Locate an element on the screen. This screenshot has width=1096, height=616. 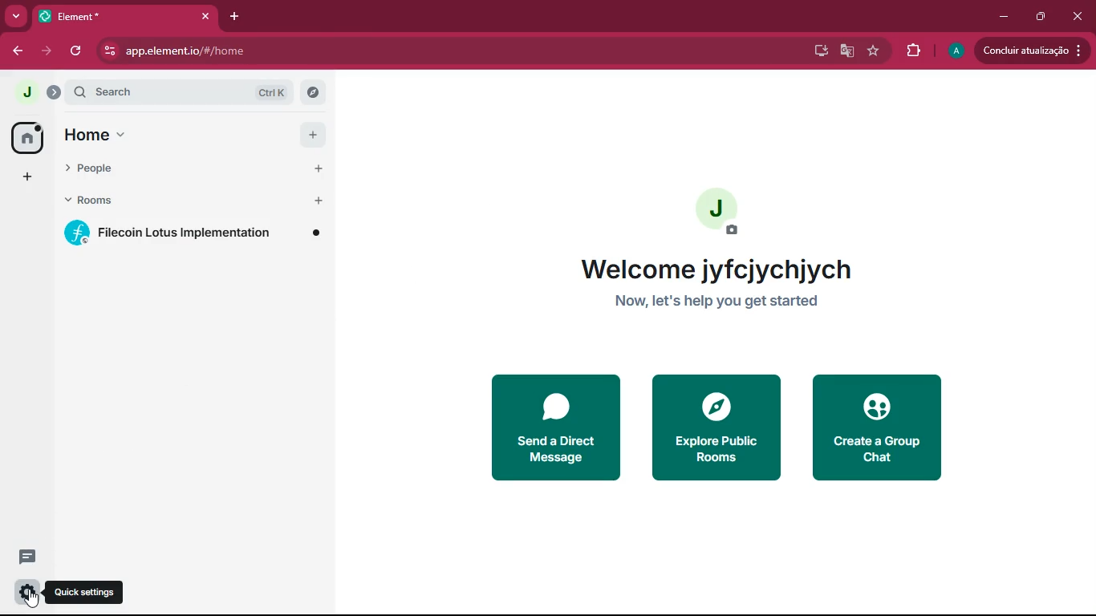
extensions is located at coordinates (914, 51).